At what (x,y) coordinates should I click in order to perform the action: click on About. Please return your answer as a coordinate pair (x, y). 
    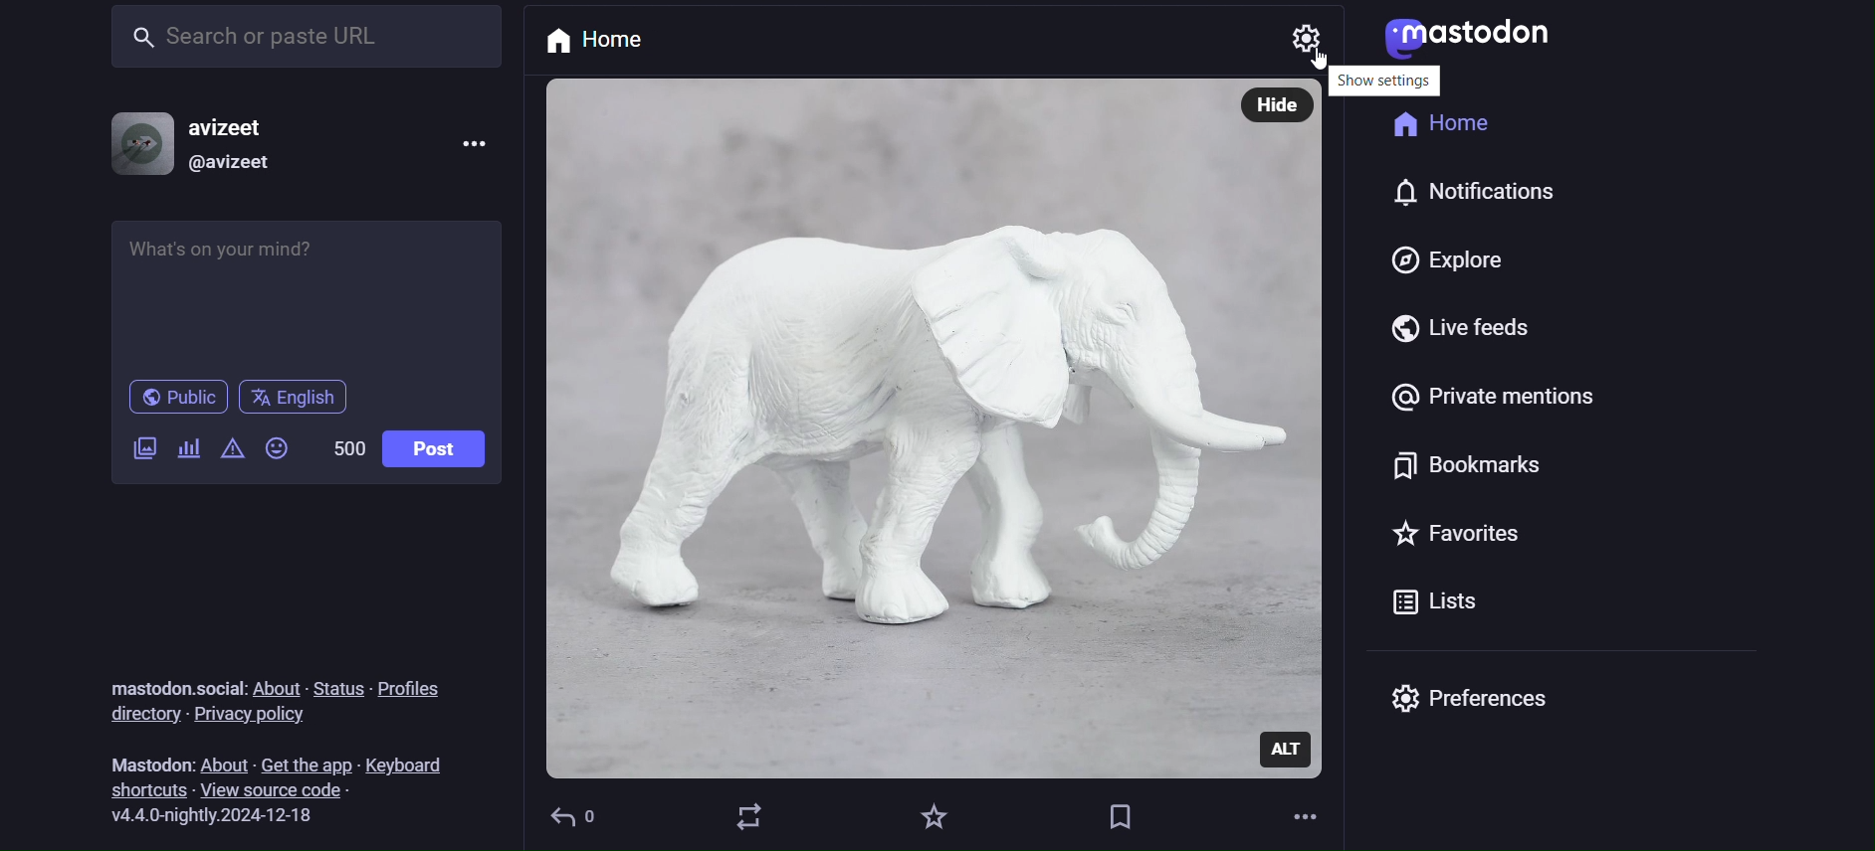
    Looking at the image, I should click on (221, 763).